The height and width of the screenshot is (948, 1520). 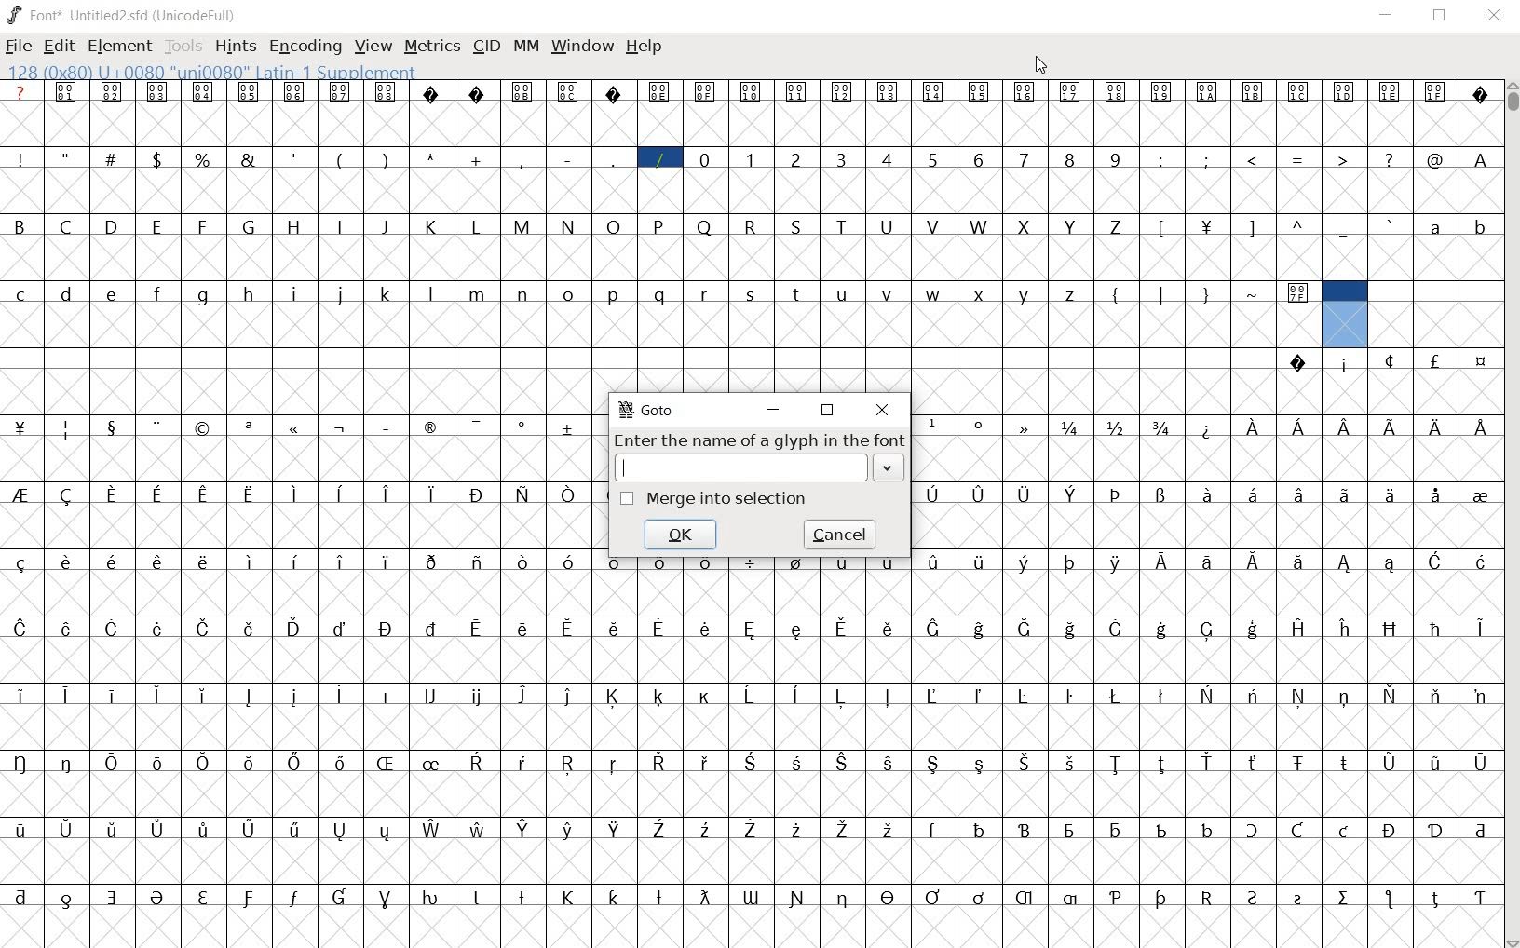 What do you see at coordinates (386, 427) in the screenshot?
I see `Symbol` at bounding box center [386, 427].